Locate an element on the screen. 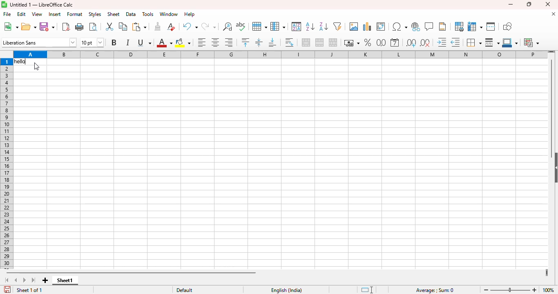  freeze rows and columns is located at coordinates (475, 27).